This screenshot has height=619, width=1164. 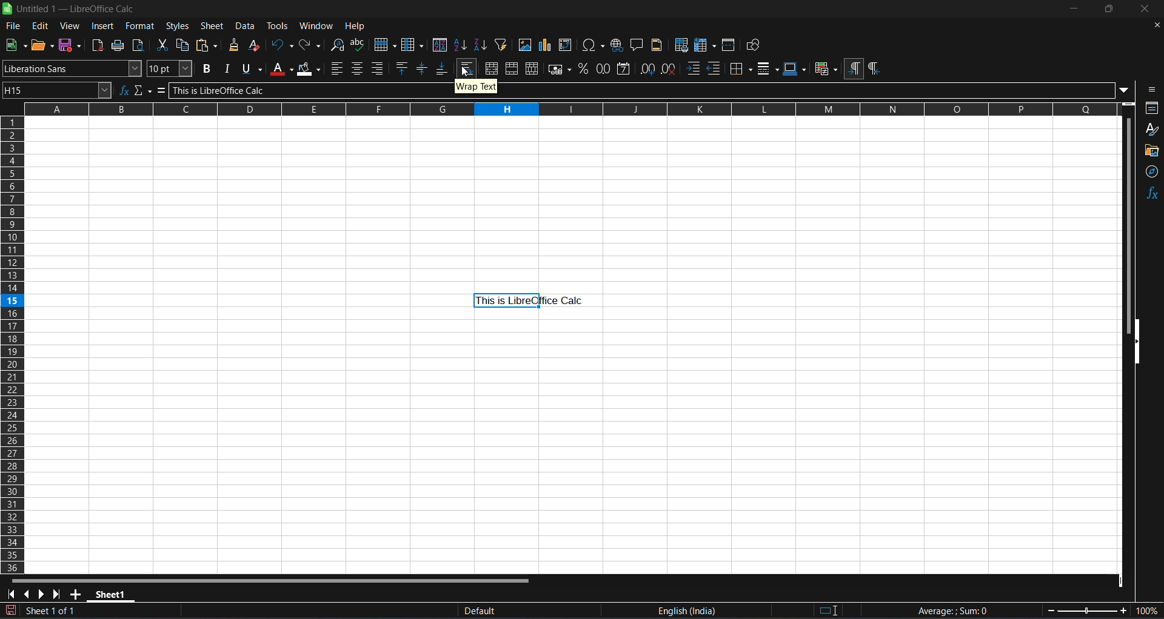 I want to click on align center, so click(x=358, y=68).